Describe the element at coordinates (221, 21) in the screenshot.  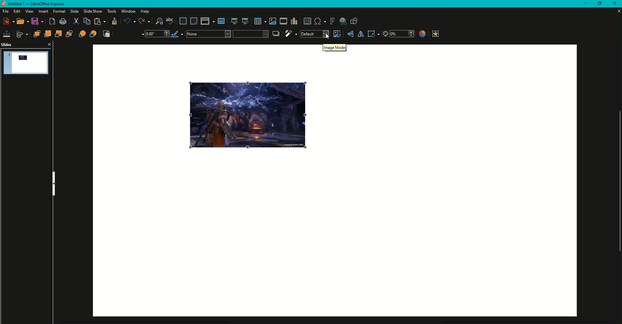
I see `Master Slide` at that location.